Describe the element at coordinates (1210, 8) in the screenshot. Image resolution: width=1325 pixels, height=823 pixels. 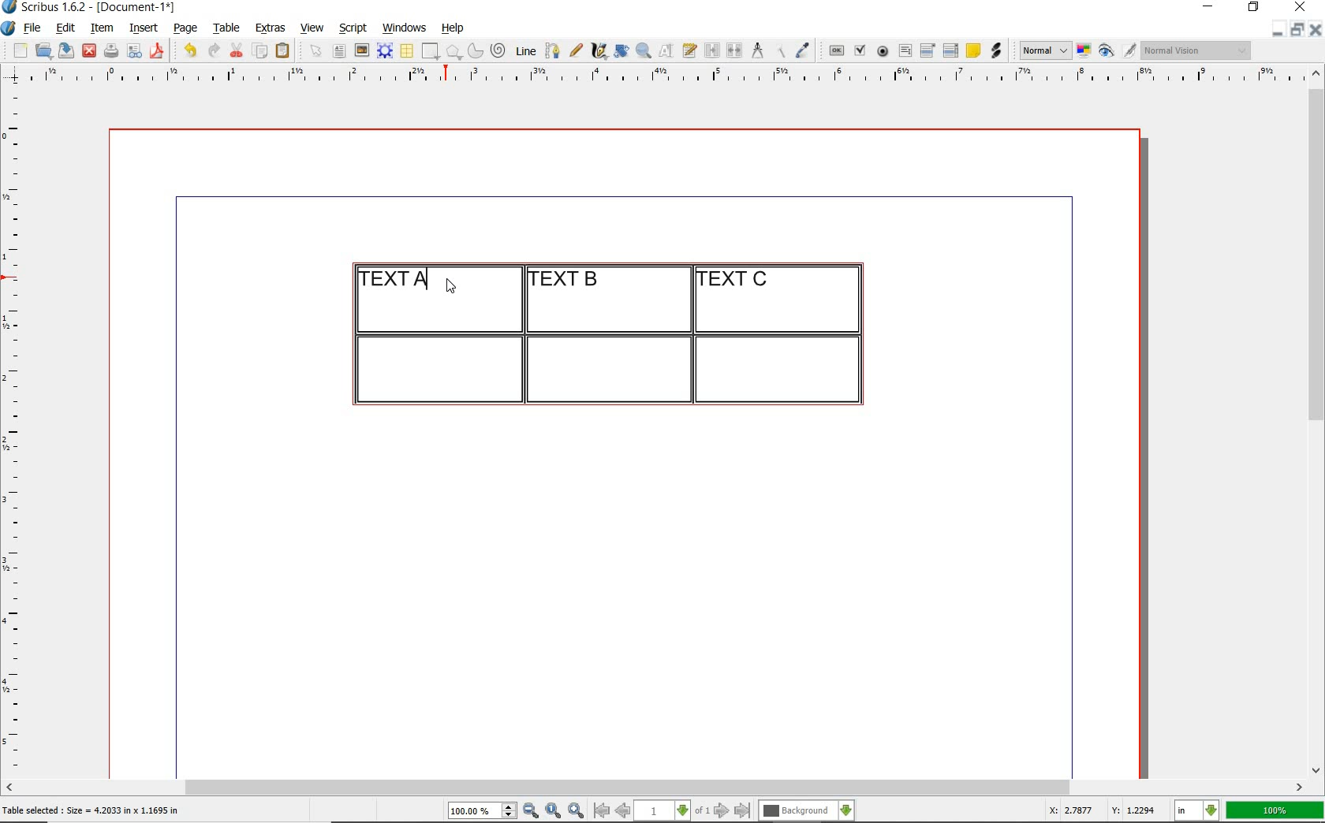
I see `minimize` at that location.